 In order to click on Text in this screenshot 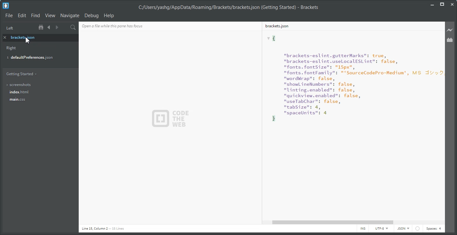, I will do `click(228, 8)`.